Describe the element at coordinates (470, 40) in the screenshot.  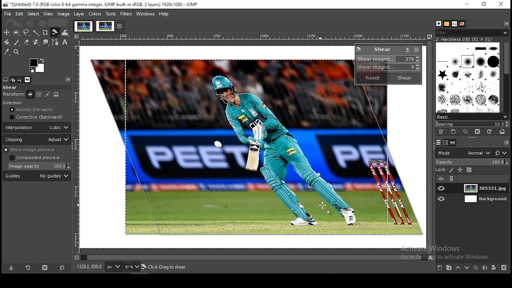
I see `hardness 050 (51x51)` at that location.